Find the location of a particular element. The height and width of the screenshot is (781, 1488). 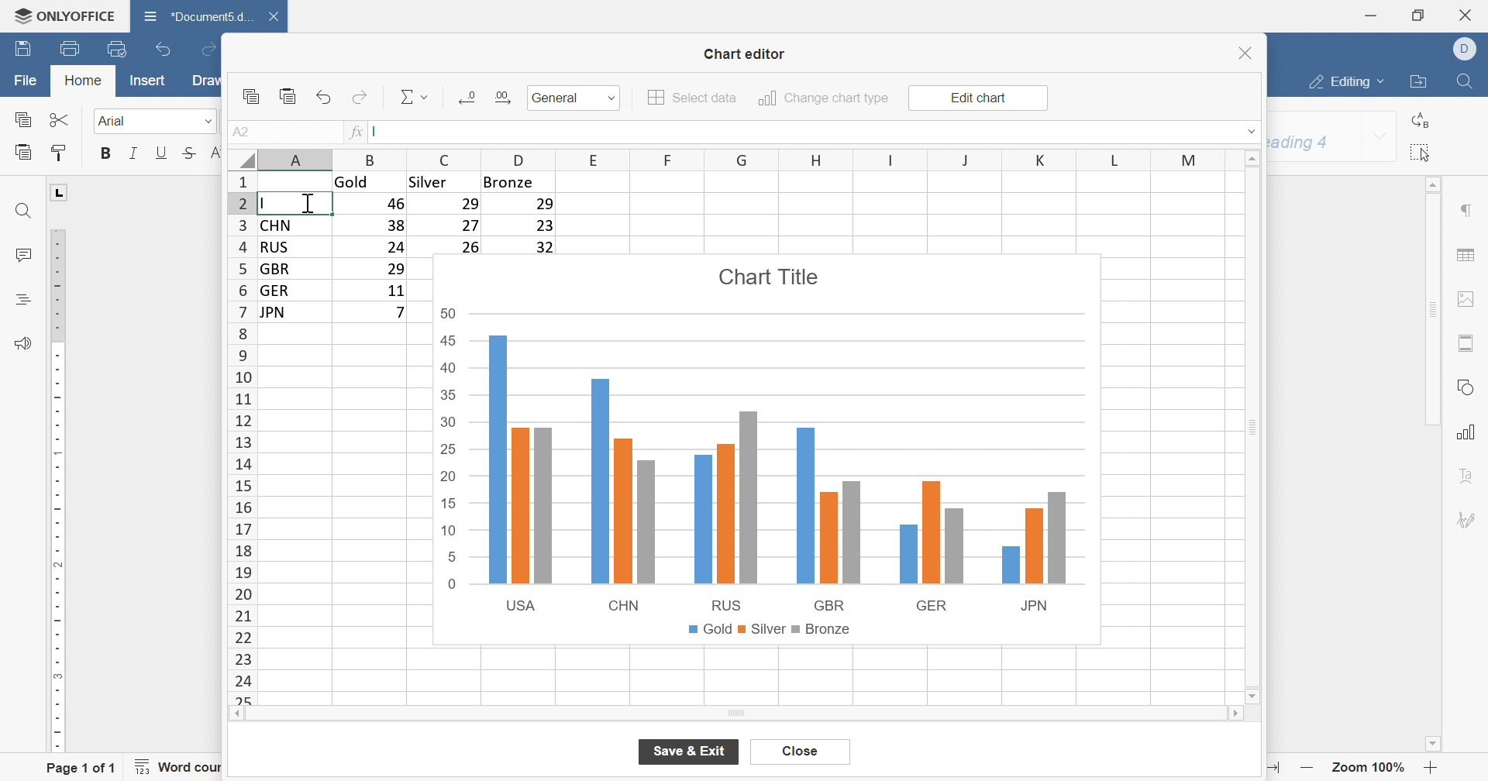

image settings is located at coordinates (1464, 300).